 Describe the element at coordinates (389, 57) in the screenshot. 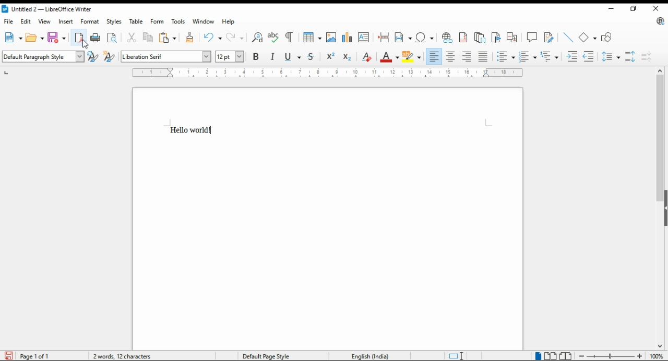

I see `font color` at that location.